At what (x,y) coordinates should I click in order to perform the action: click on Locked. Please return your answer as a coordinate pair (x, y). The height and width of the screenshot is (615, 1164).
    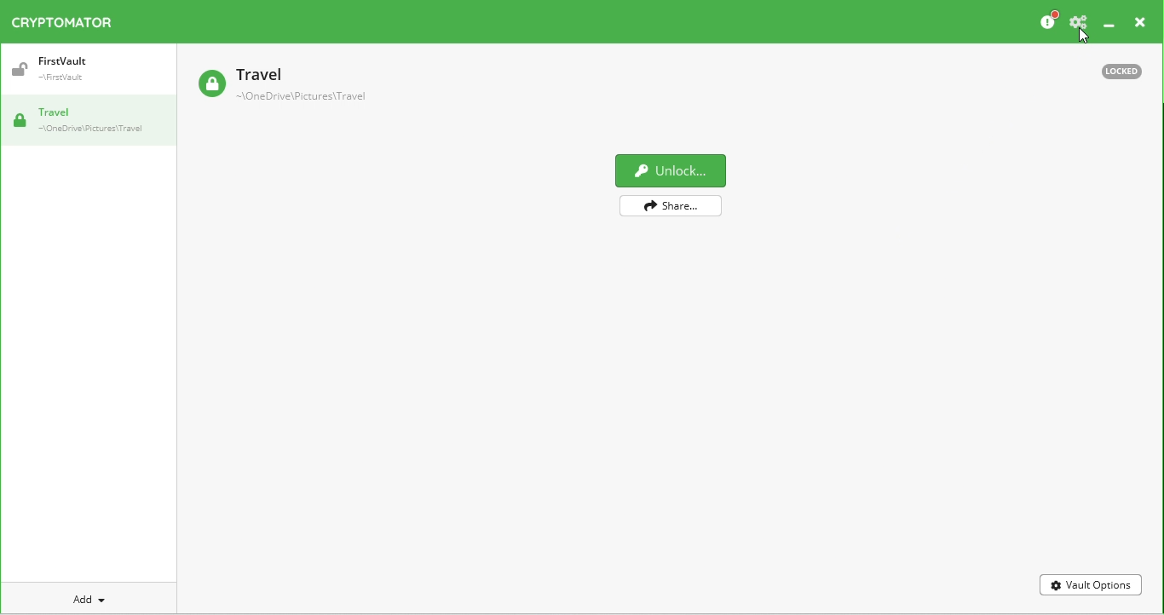
    Looking at the image, I should click on (1122, 73).